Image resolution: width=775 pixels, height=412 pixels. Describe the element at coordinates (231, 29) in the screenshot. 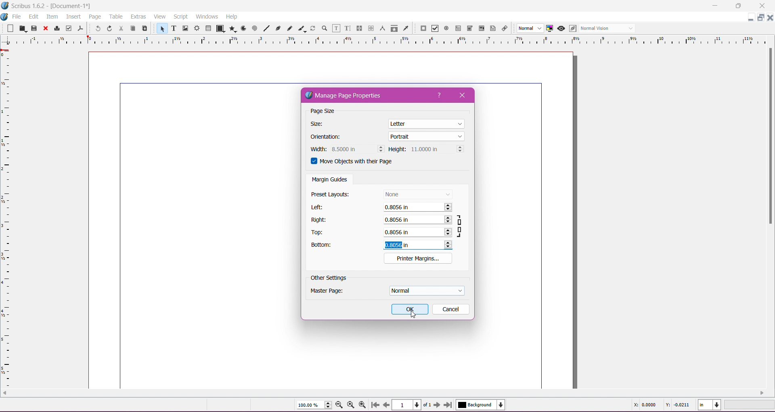

I see `Polygon` at that location.